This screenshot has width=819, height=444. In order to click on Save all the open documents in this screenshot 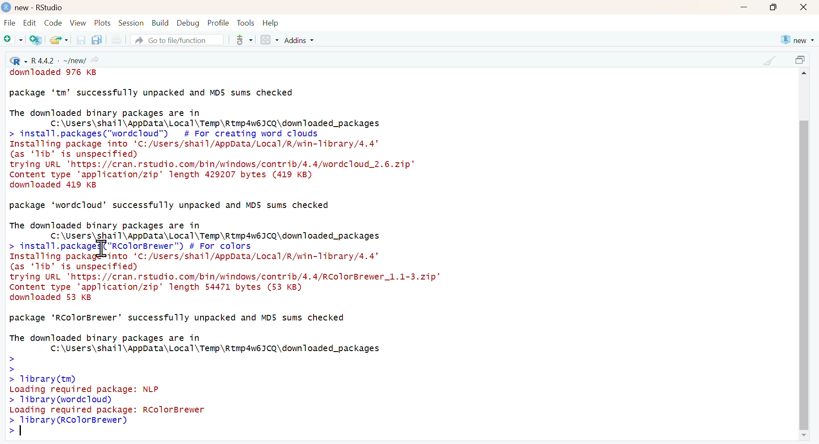, I will do `click(96, 40)`.